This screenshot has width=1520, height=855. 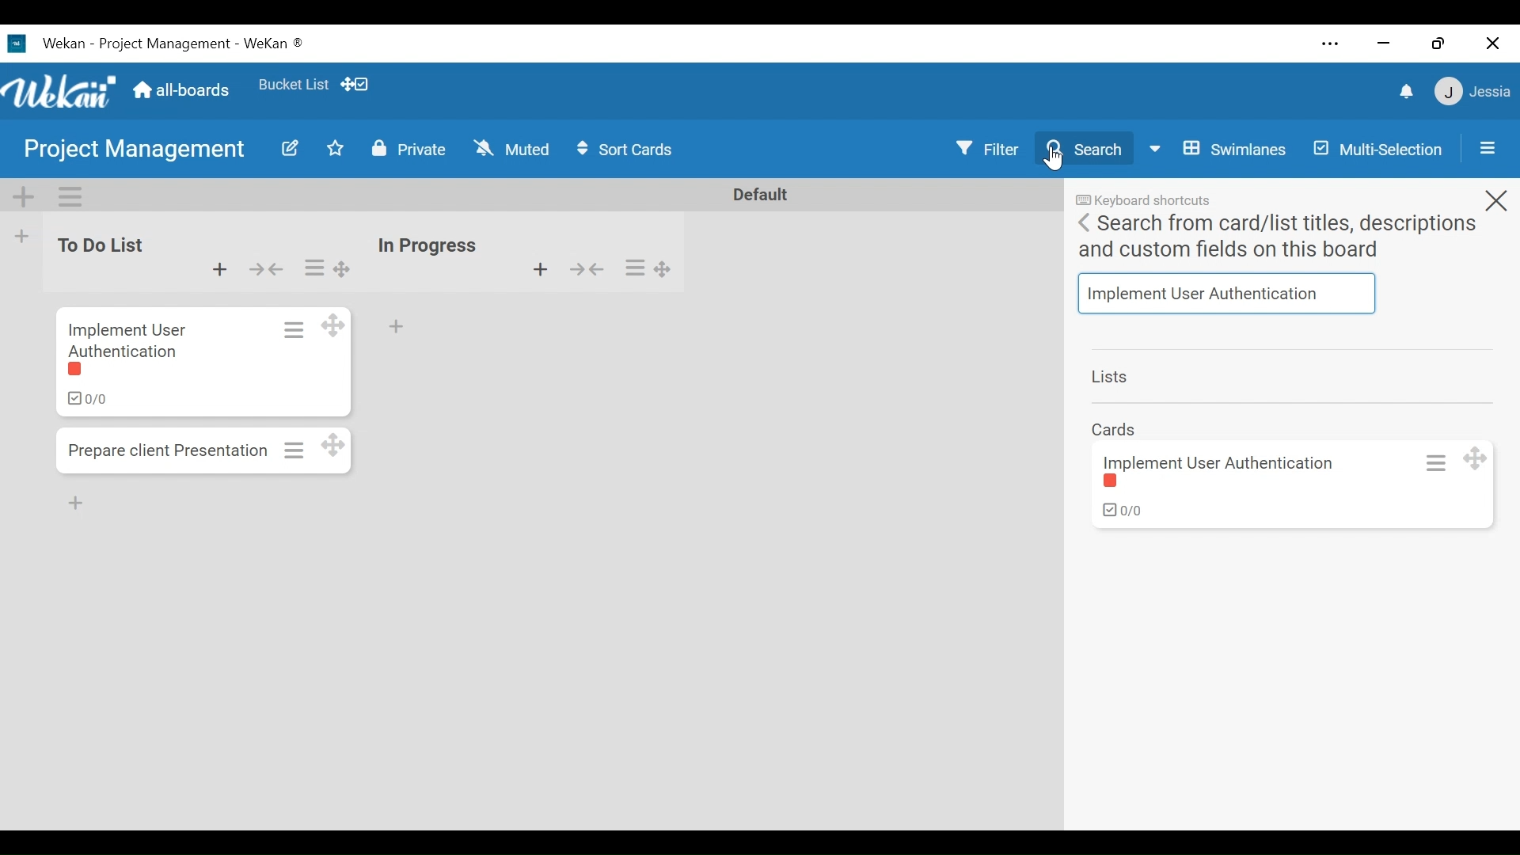 What do you see at coordinates (1085, 148) in the screenshot?
I see `Search` at bounding box center [1085, 148].